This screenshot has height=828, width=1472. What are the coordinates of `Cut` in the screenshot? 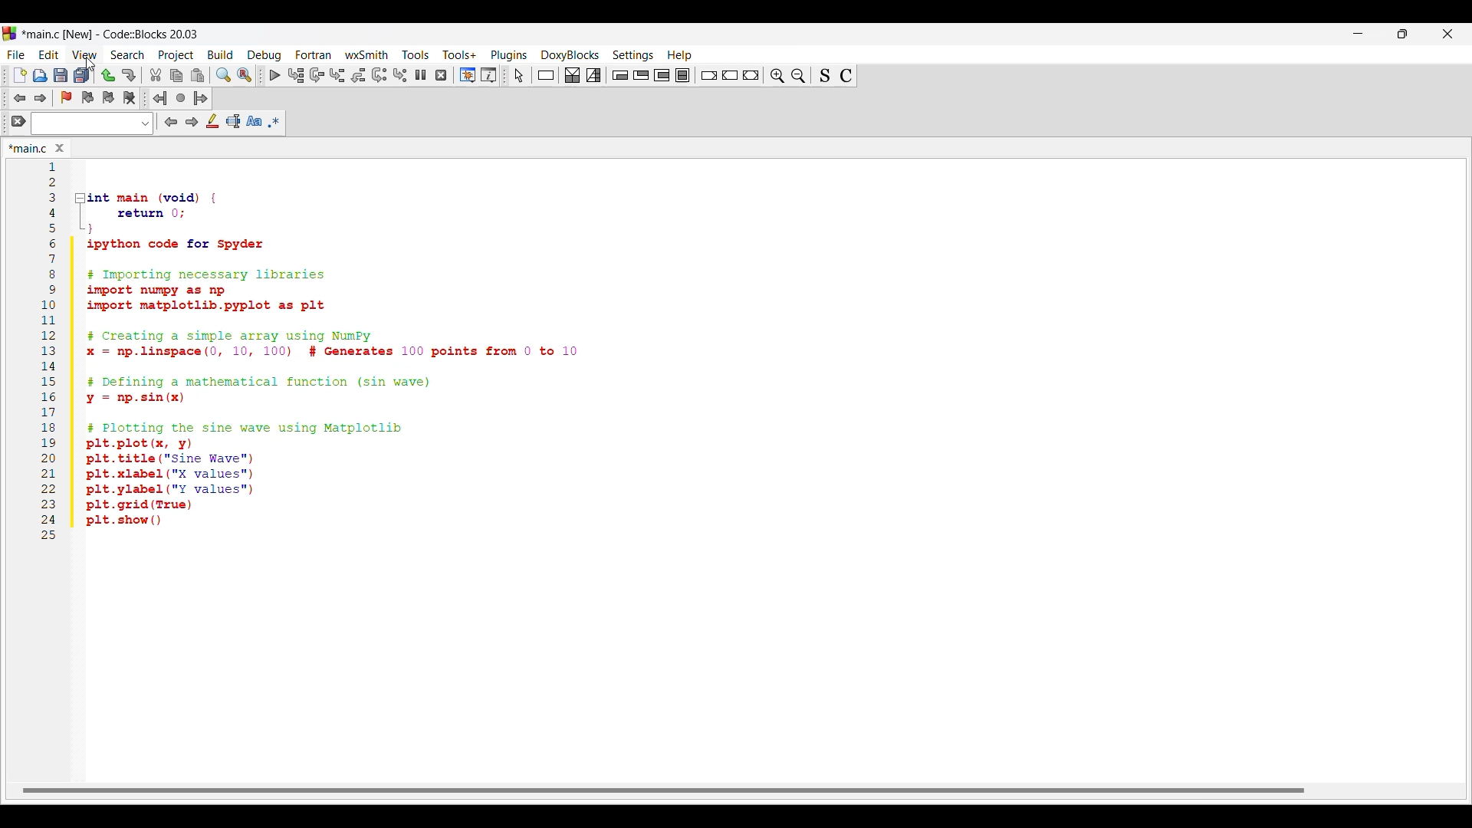 It's located at (156, 74).